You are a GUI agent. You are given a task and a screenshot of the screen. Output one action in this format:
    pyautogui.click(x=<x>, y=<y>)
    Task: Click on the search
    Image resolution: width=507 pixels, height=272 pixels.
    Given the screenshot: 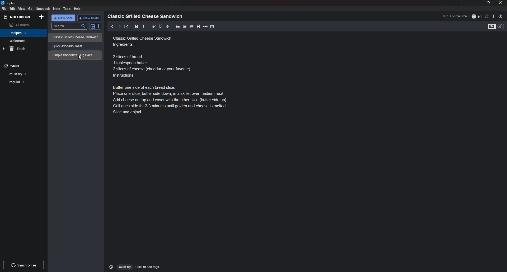 What is the action you would take?
    pyautogui.click(x=69, y=26)
    